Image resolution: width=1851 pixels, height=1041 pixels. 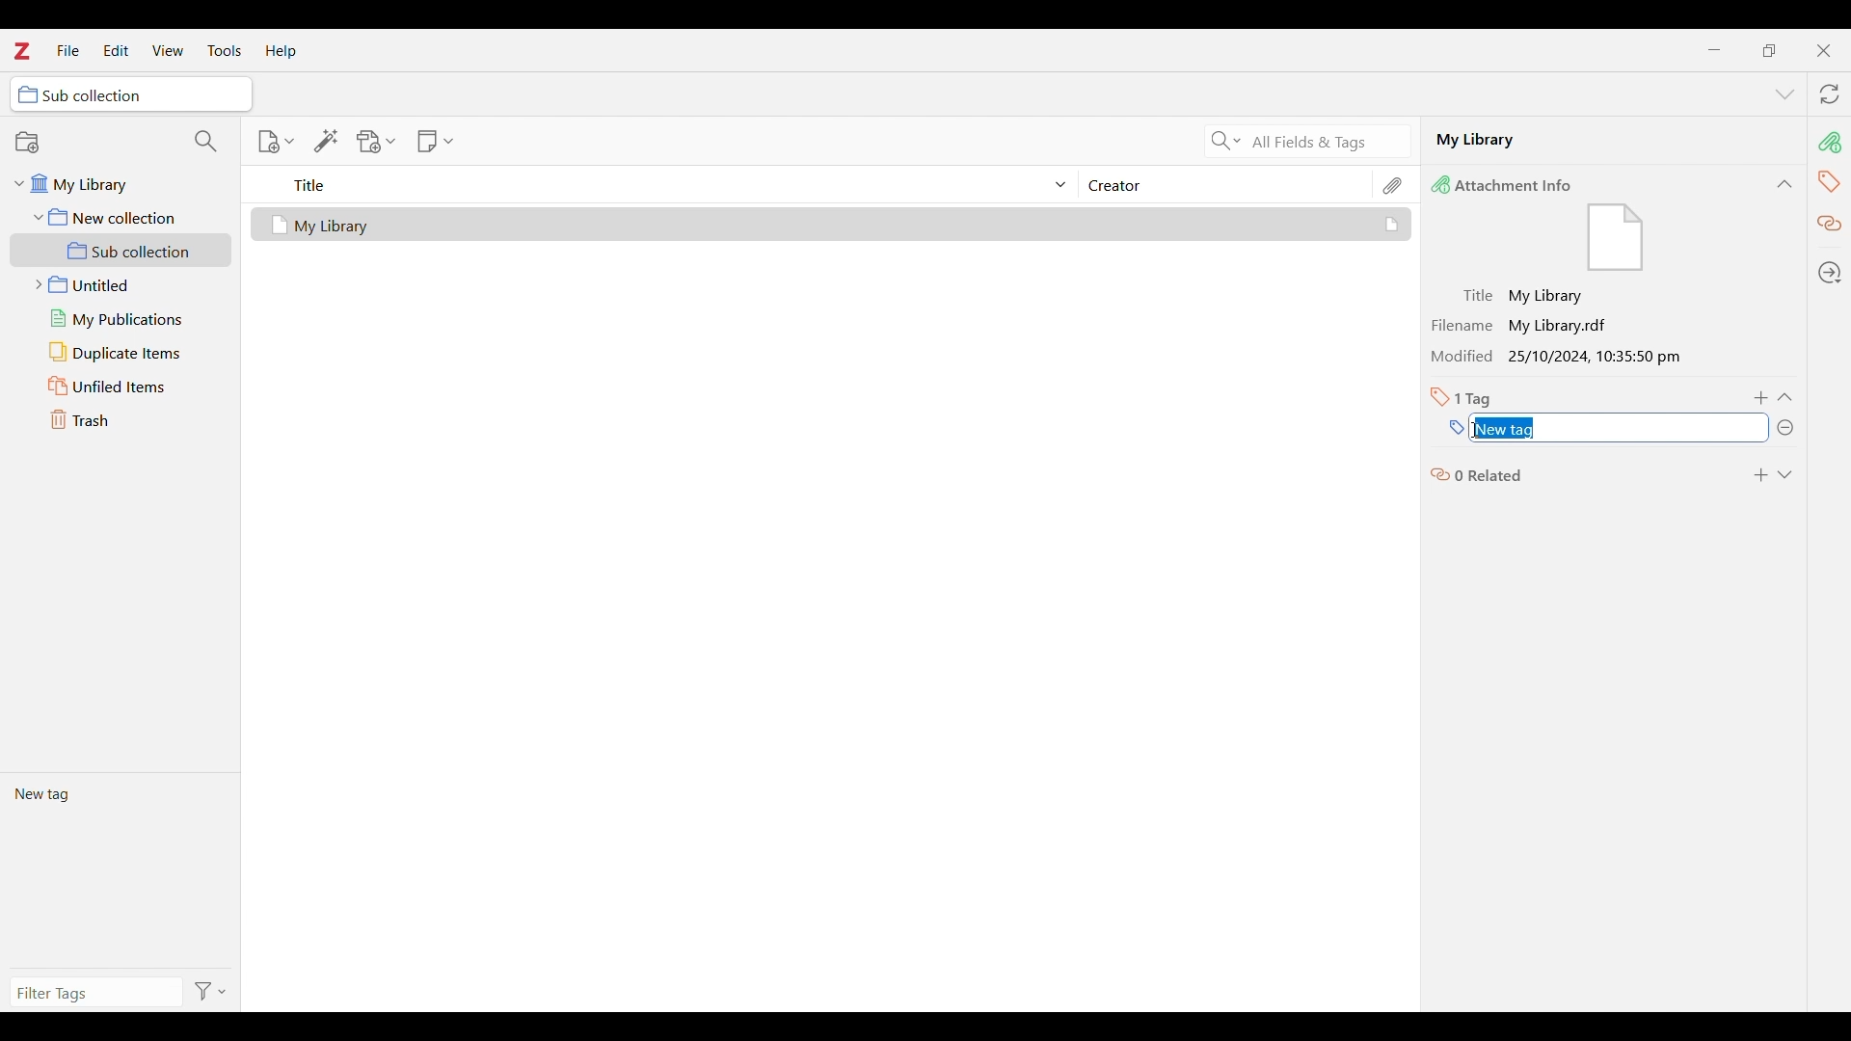 I want to click on New item options, so click(x=276, y=142).